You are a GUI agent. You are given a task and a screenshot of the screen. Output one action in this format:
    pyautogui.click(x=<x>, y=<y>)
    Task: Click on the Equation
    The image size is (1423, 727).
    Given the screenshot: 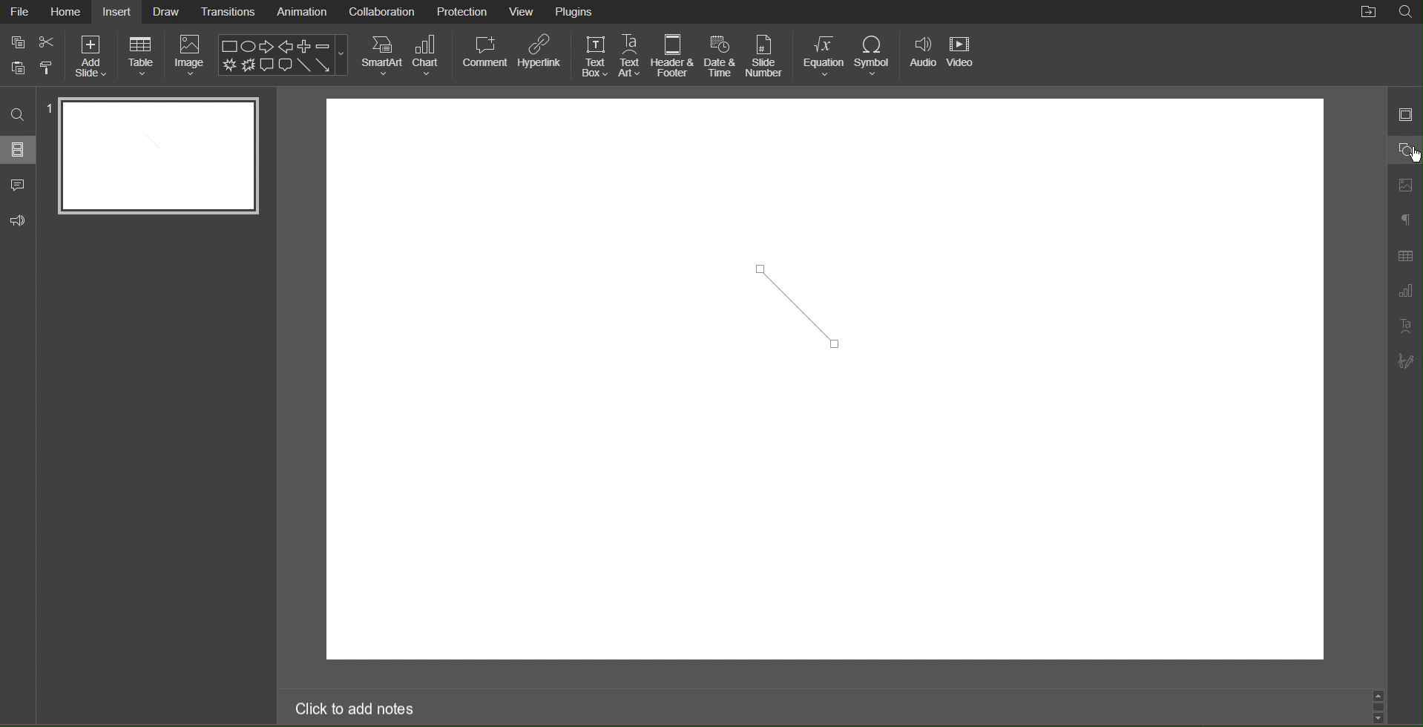 What is the action you would take?
    pyautogui.click(x=824, y=55)
    